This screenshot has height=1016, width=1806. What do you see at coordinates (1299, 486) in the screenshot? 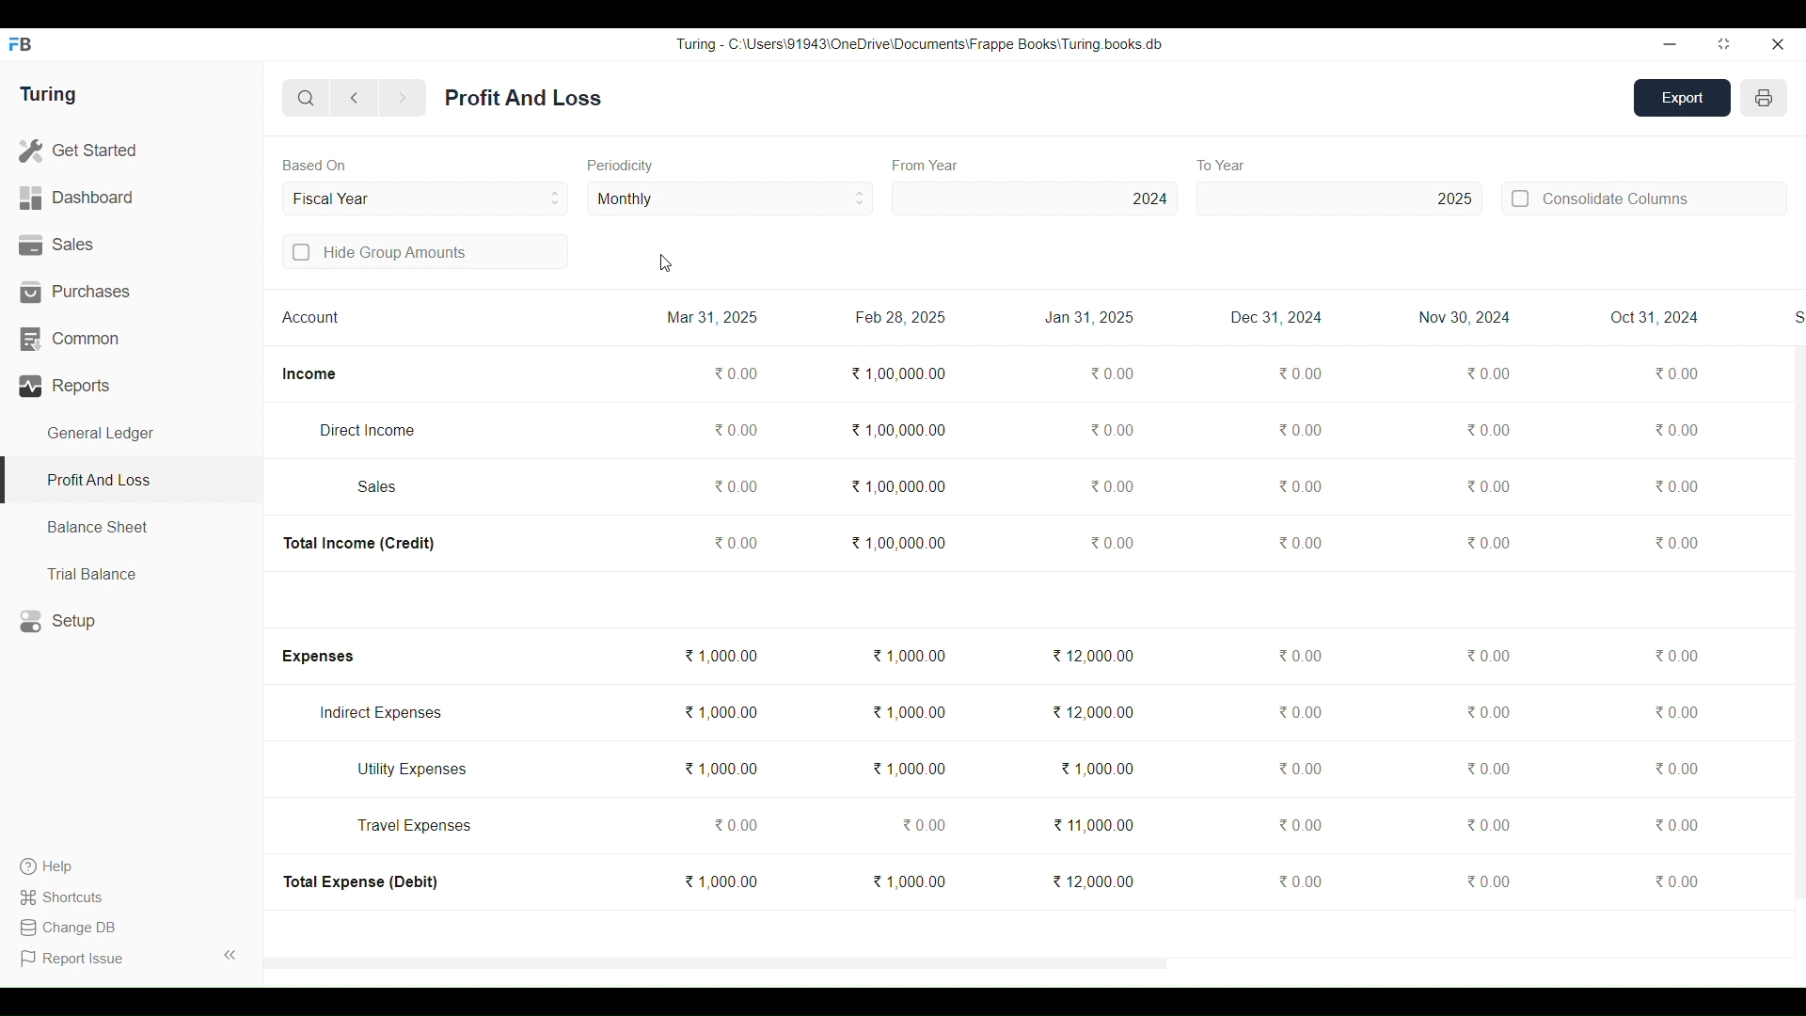
I see `0.00` at bounding box center [1299, 486].